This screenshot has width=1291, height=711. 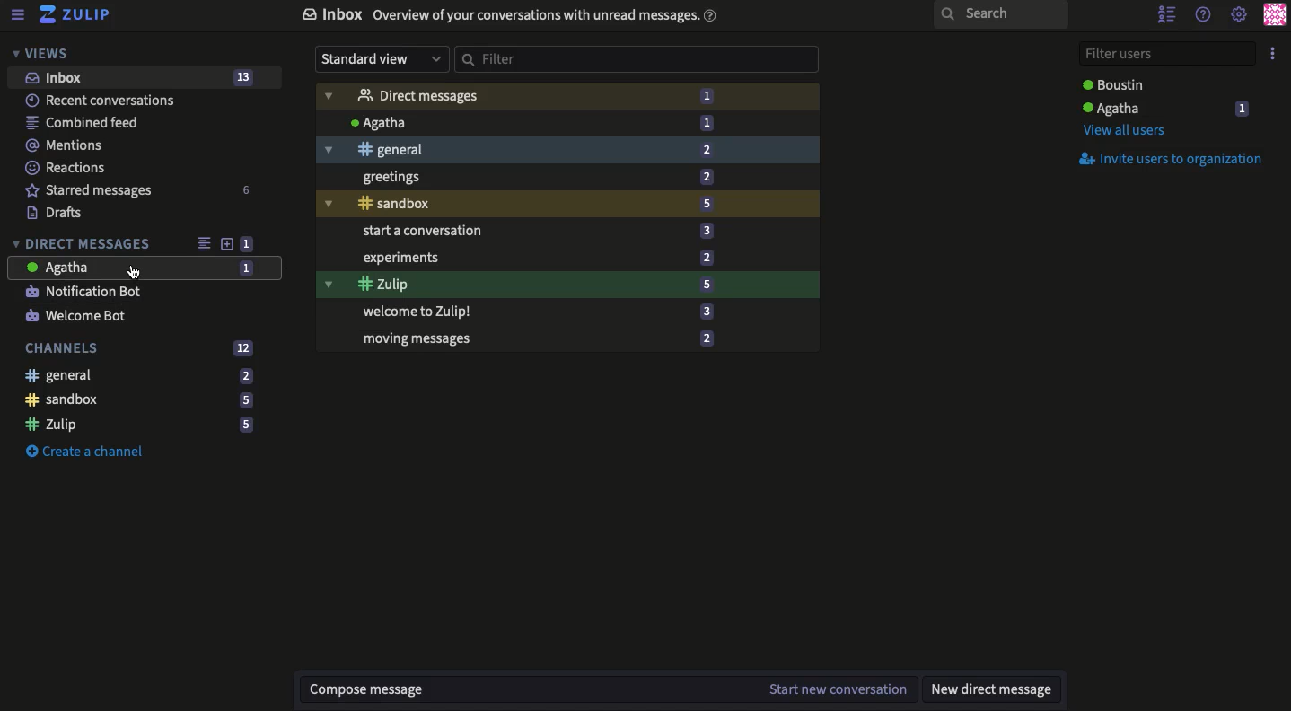 I want to click on Menu, so click(x=18, y=16).